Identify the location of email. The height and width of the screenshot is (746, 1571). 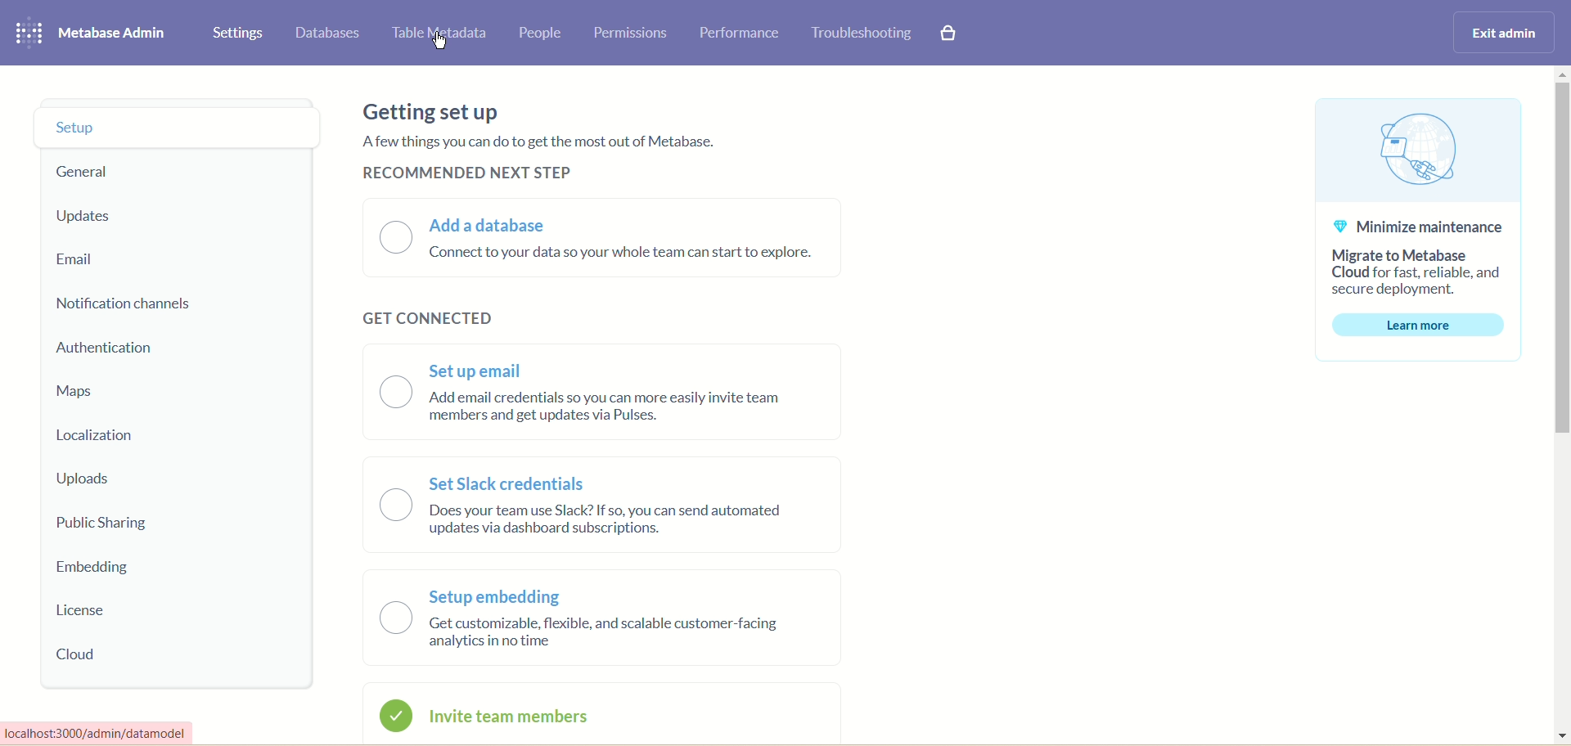
(80, 259).